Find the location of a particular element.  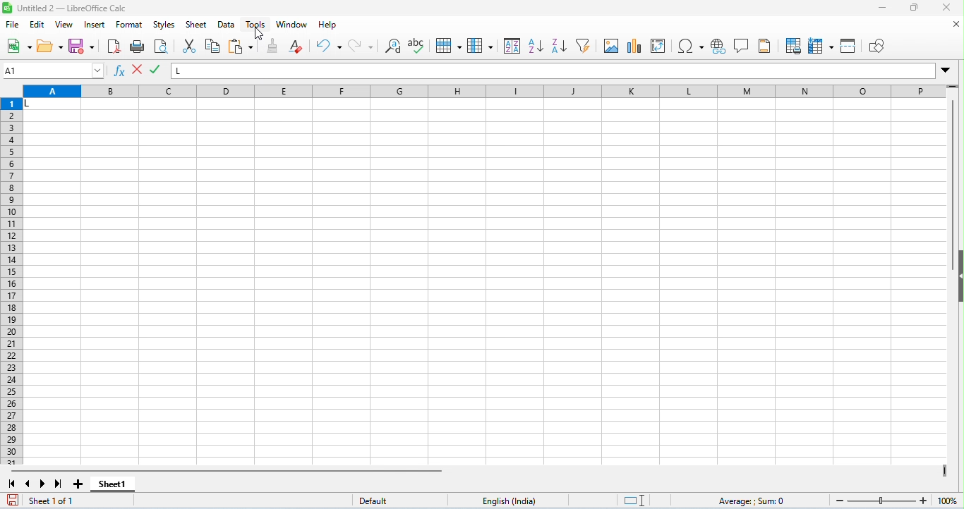

close is located at coordinates (945, 8).